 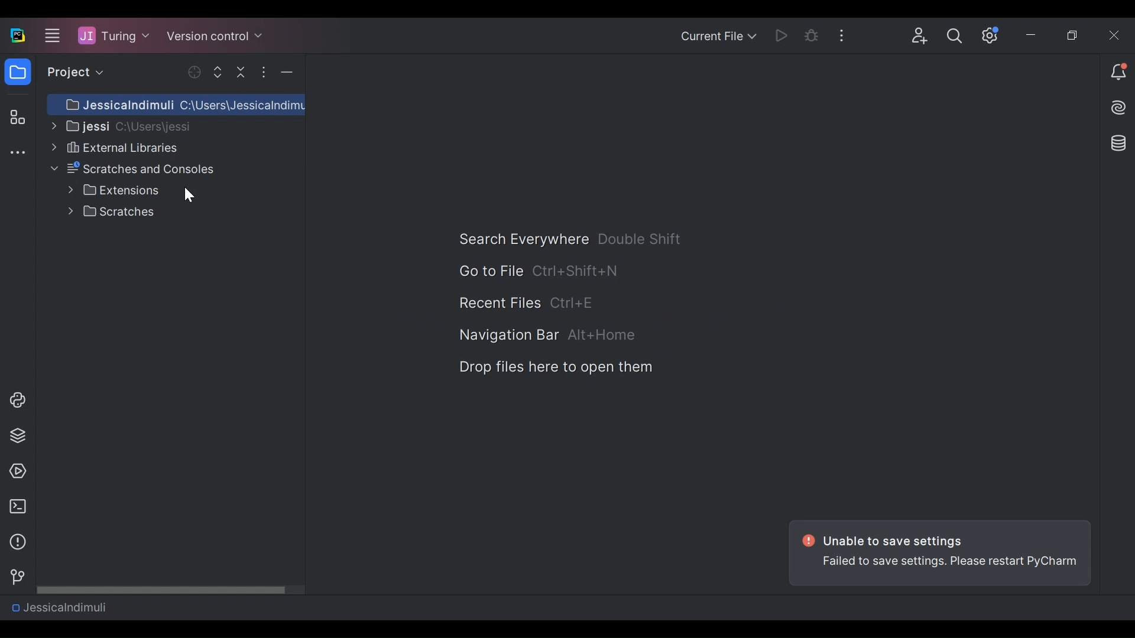 What do you see at coordinates (1033, 37) in the screenshot?
I see `Minimize` at bounding box center [1033, 37].